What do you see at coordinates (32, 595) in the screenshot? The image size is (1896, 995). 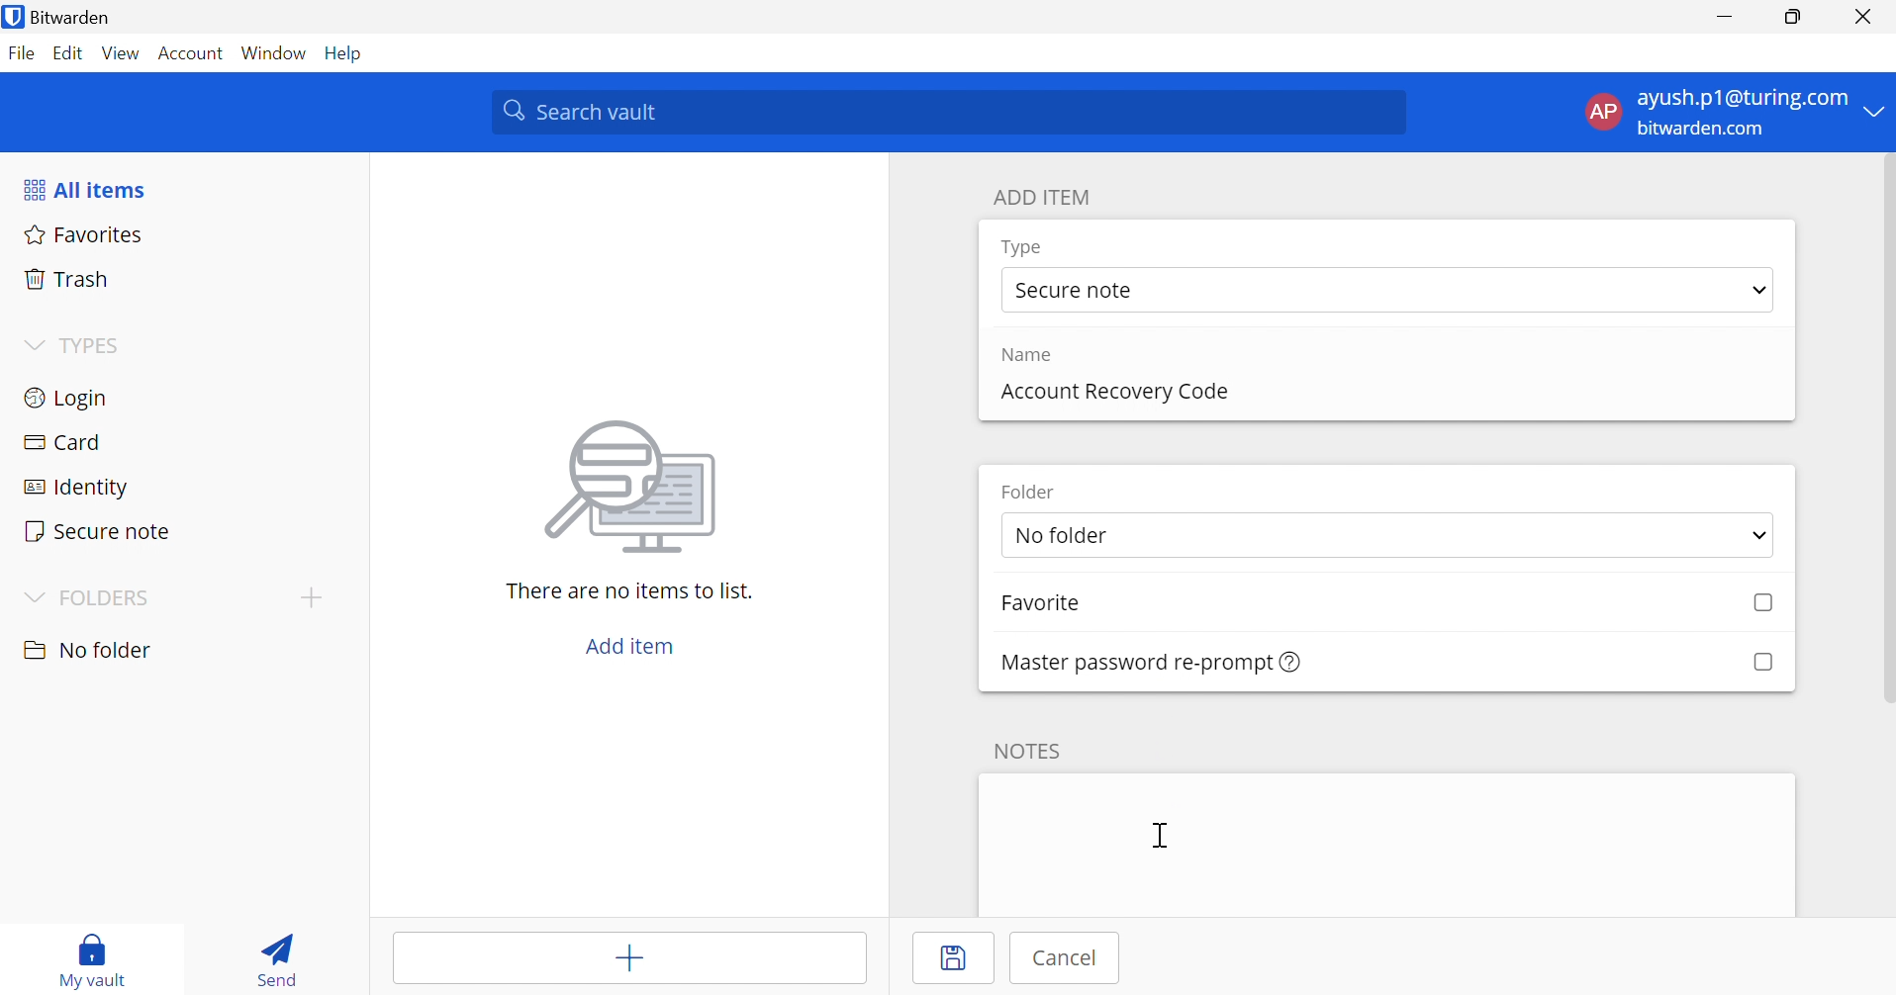 I see `Drop Down` at bounding box center [32, 595].